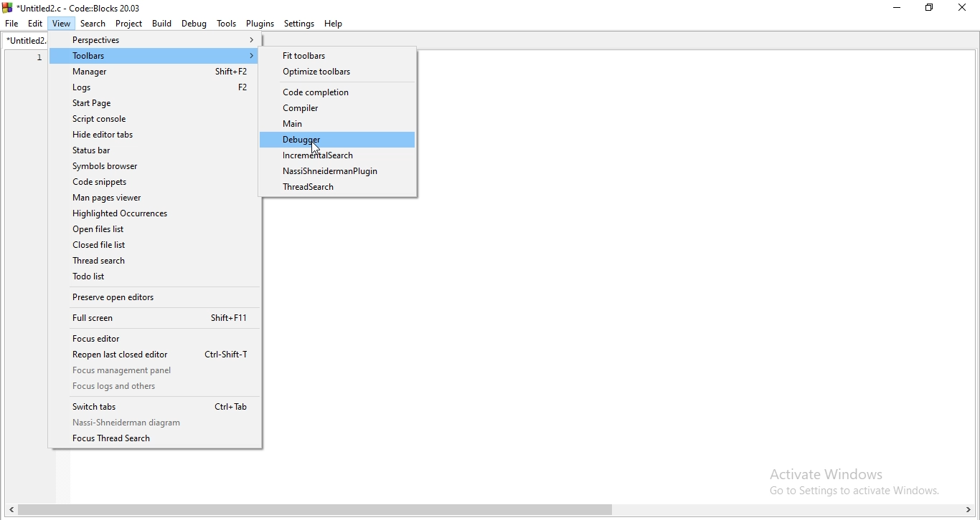 This screenshot has width=980, height=520. Describe the element at coordinates (162, 24) in the screenshot. I see `Build ` at that location.